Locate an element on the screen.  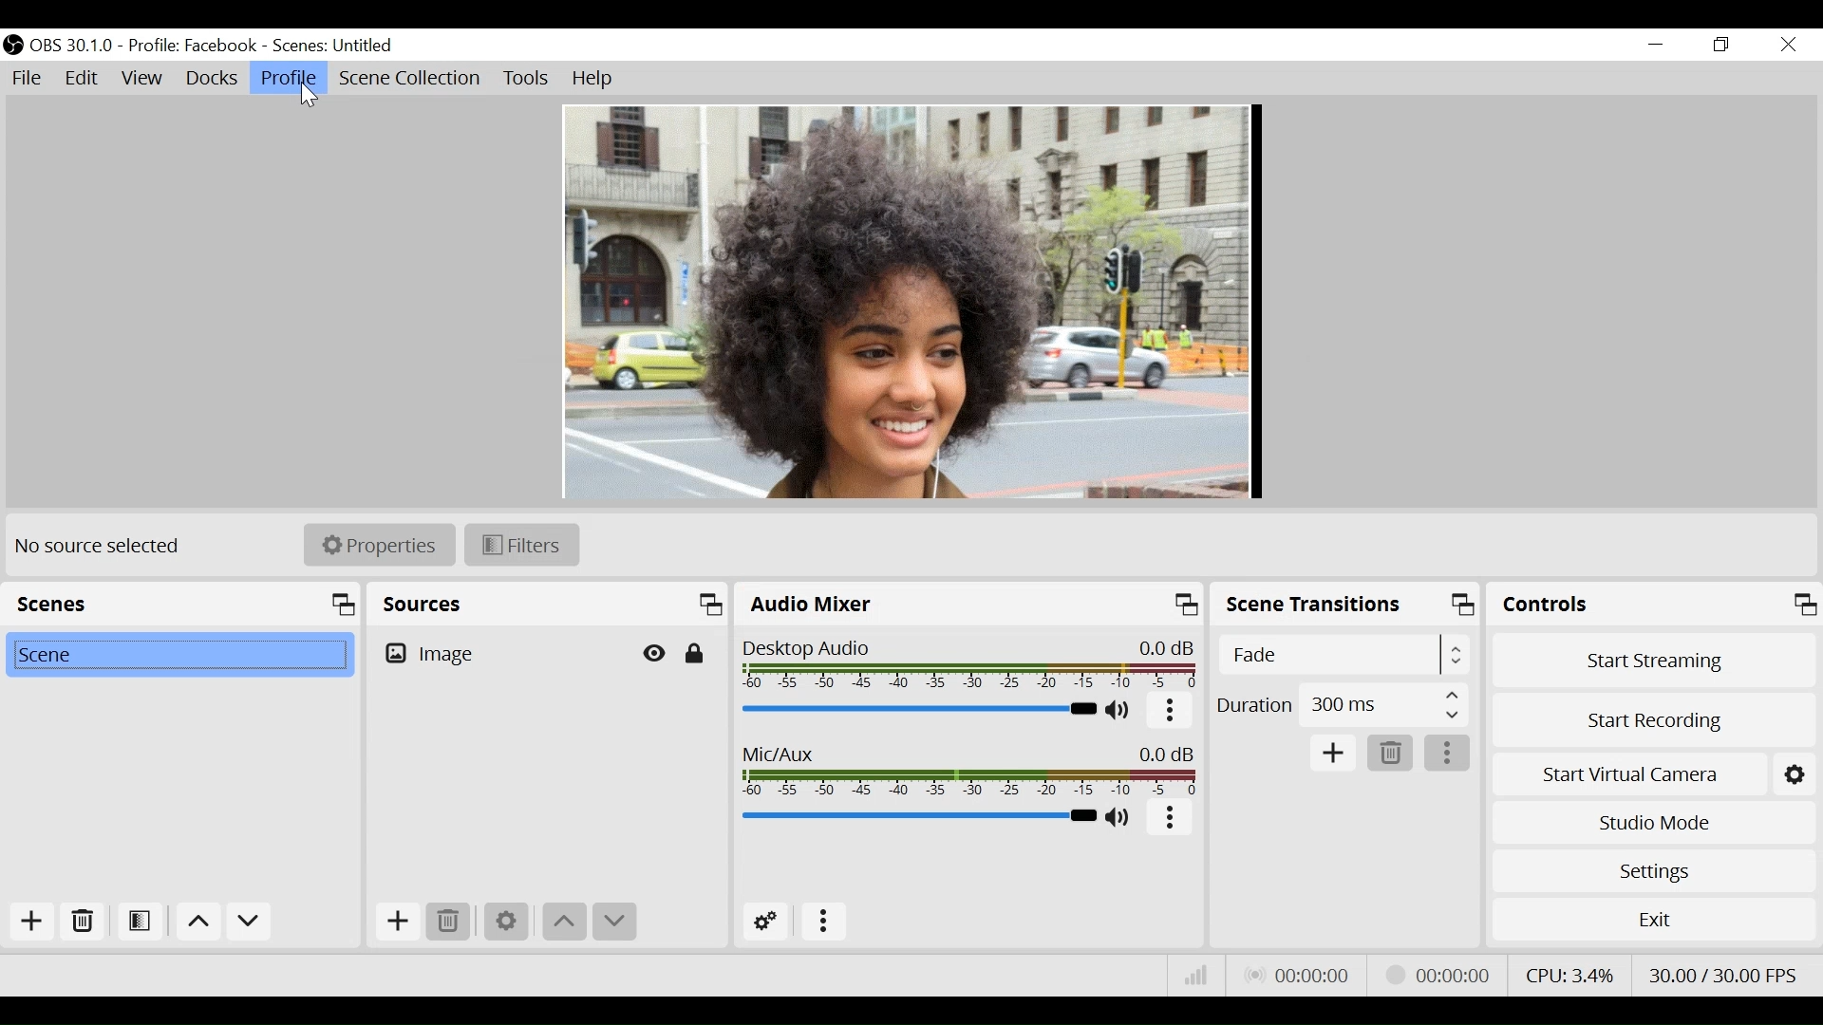
Settings is located at coordinates (504, 922).